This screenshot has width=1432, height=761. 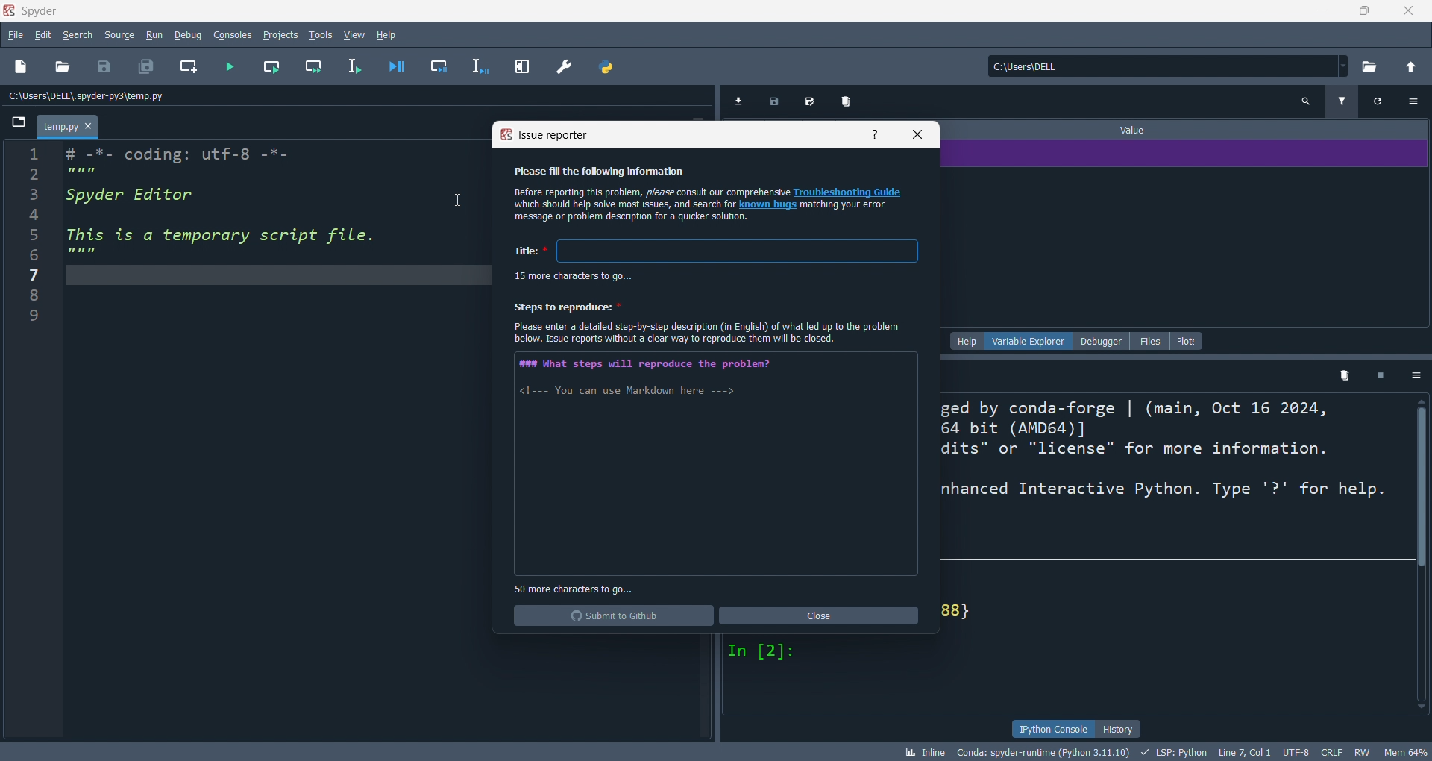 I want to click on file, so click(x=13, y=36).